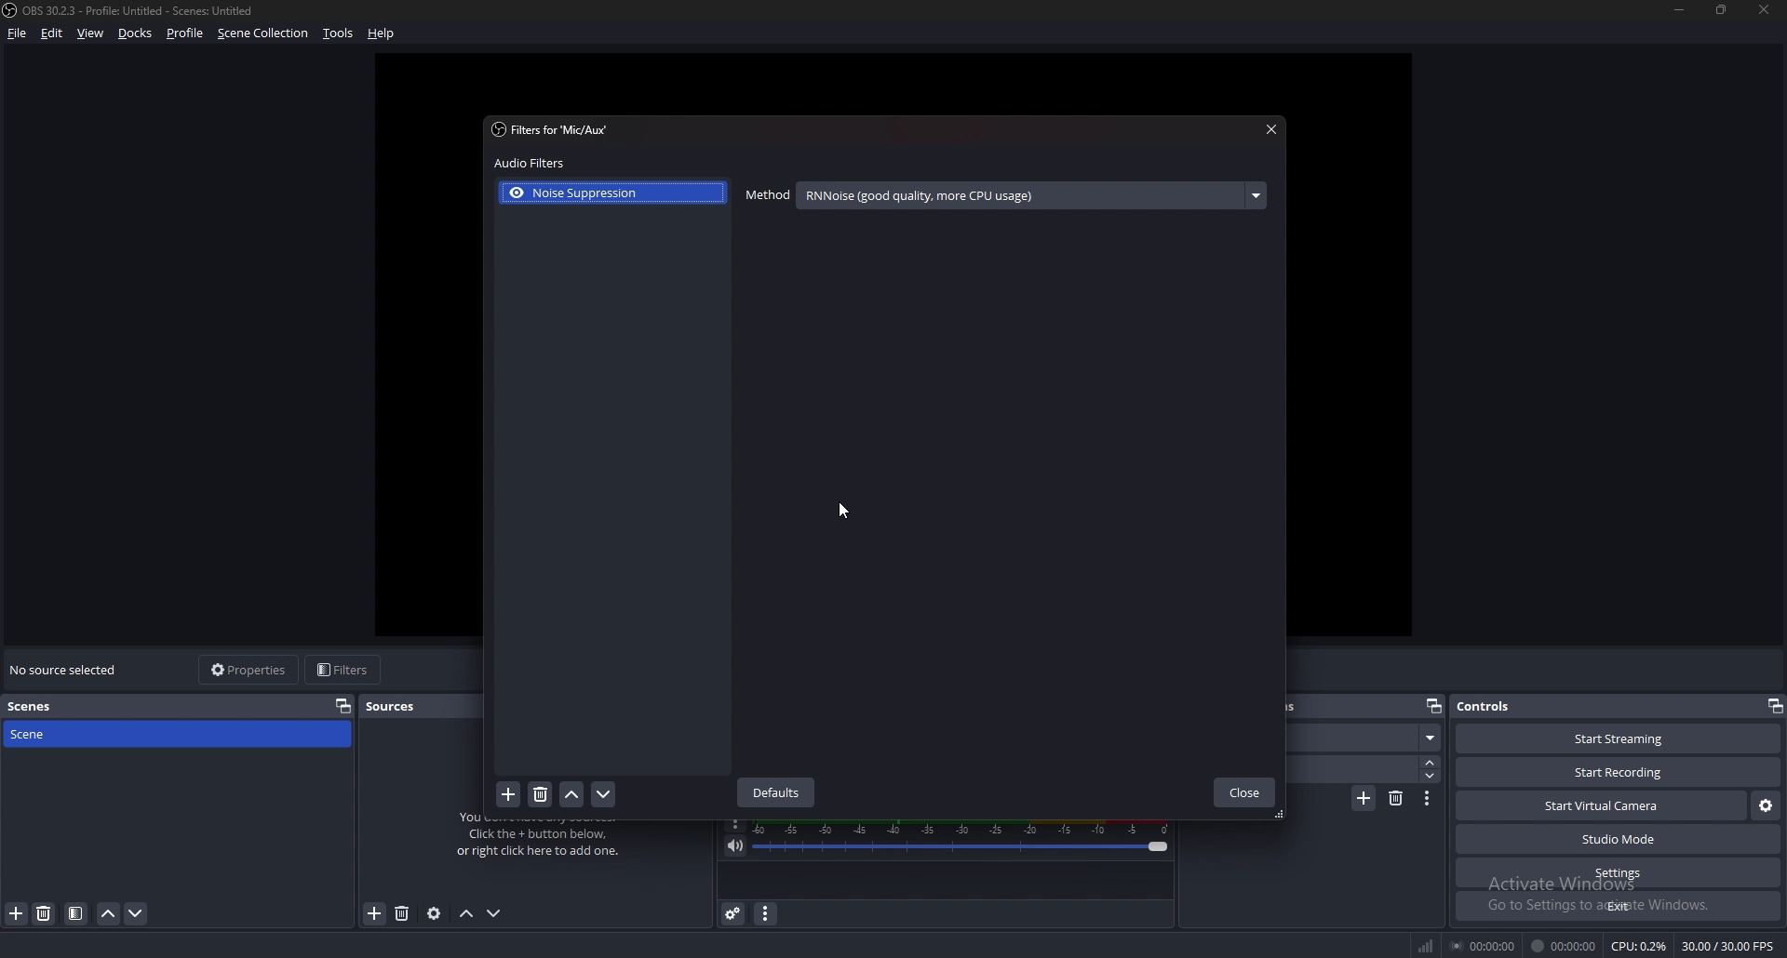  Describe the element at coordinates (135, 914) in the screenshot. I see `move scene down` at that location.